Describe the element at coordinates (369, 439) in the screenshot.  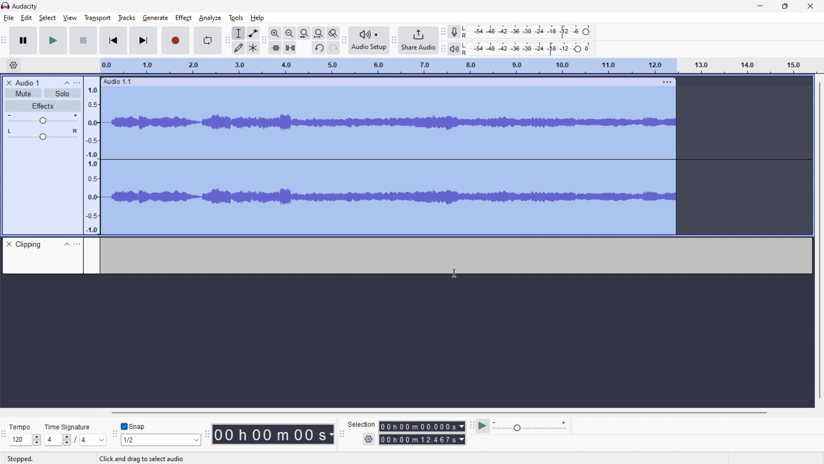
I see `settings` at that location.